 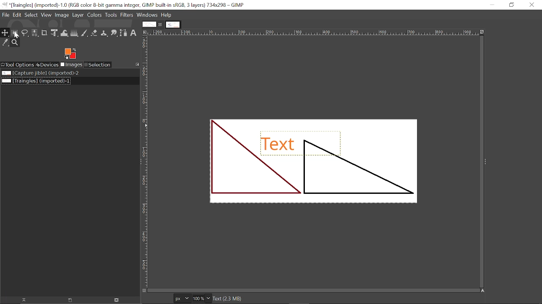 What do you see at coordinates (45, 33) in the screenshot?
I see `Crop tool` at bounding box center [45, 33].